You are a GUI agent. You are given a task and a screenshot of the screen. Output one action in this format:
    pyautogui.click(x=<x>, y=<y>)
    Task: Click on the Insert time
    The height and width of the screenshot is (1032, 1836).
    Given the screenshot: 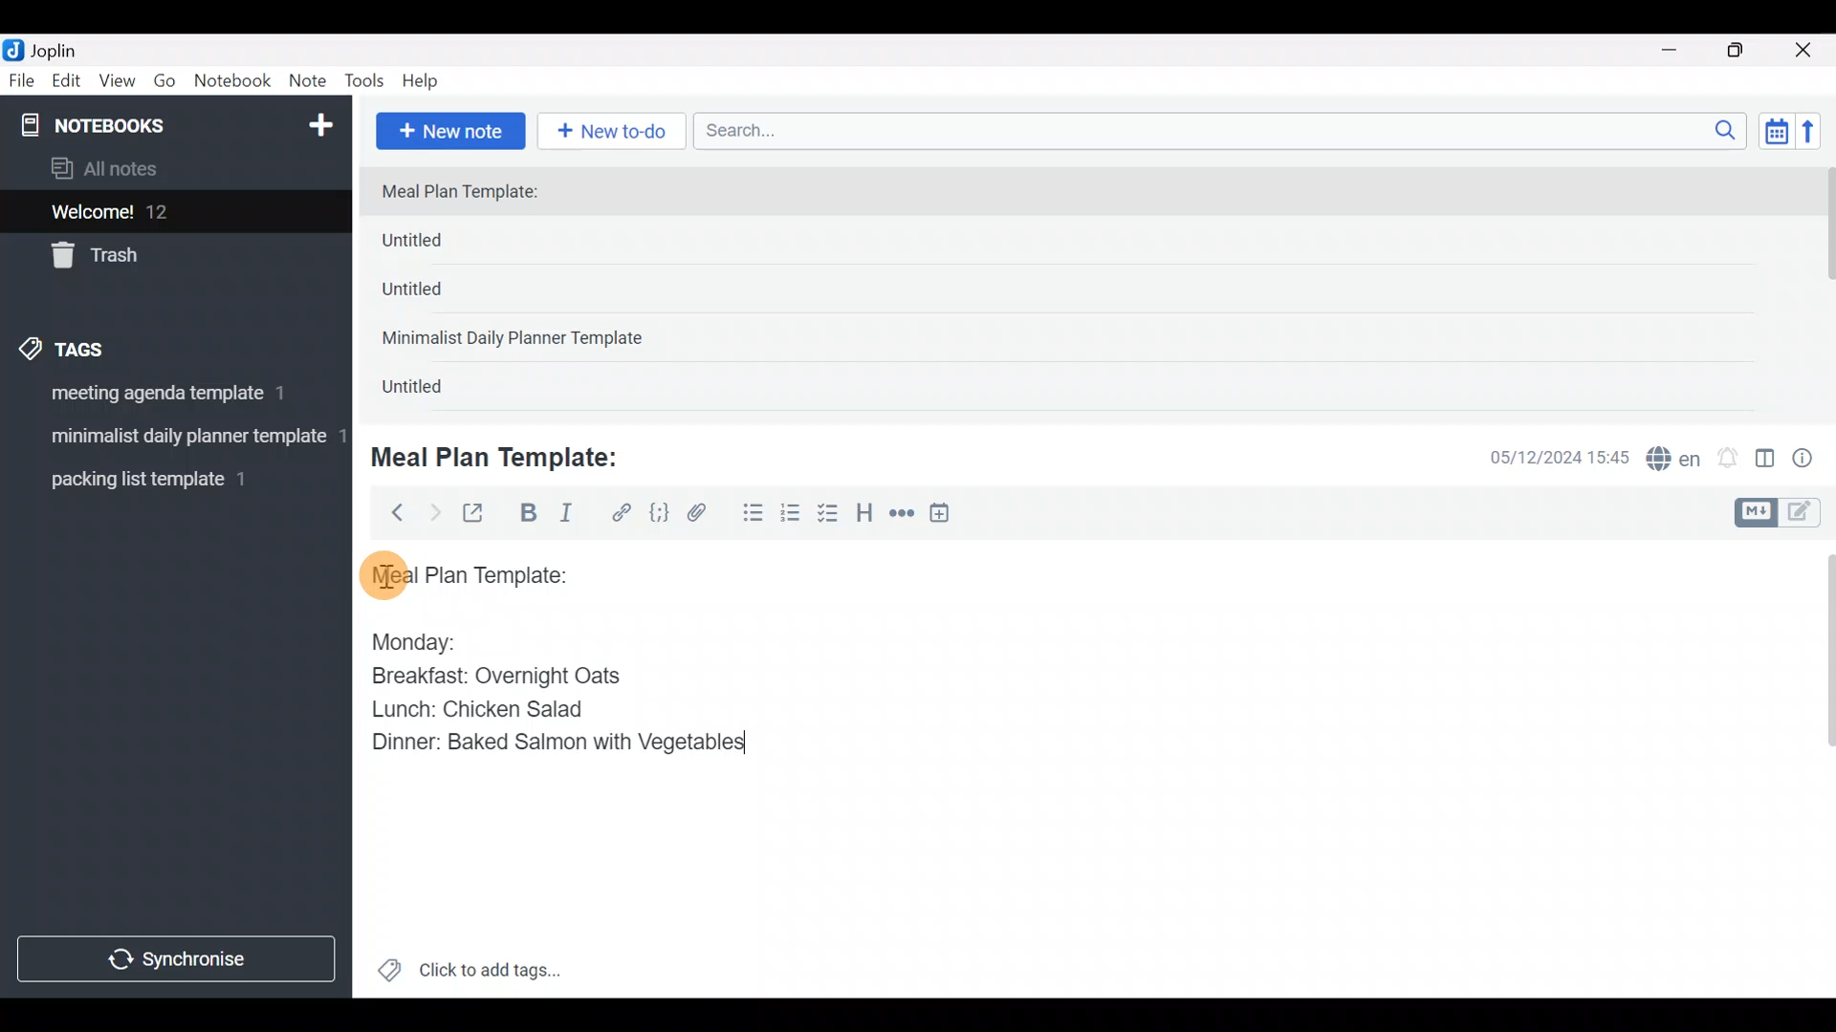 What is the action you would take?
    pyautogui.click(x=949, y=516)
    